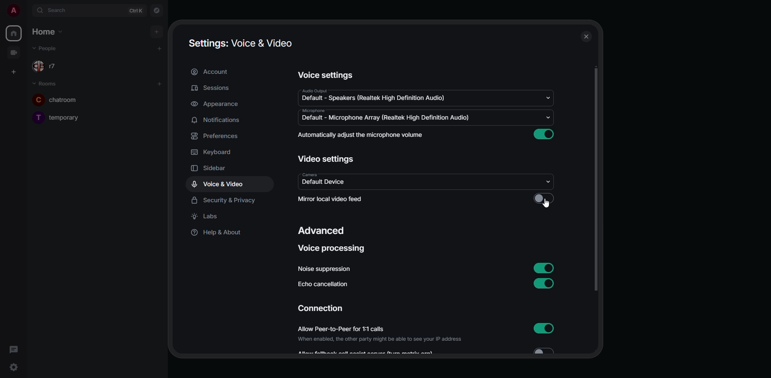  I want to click on default, so click(385, 118).